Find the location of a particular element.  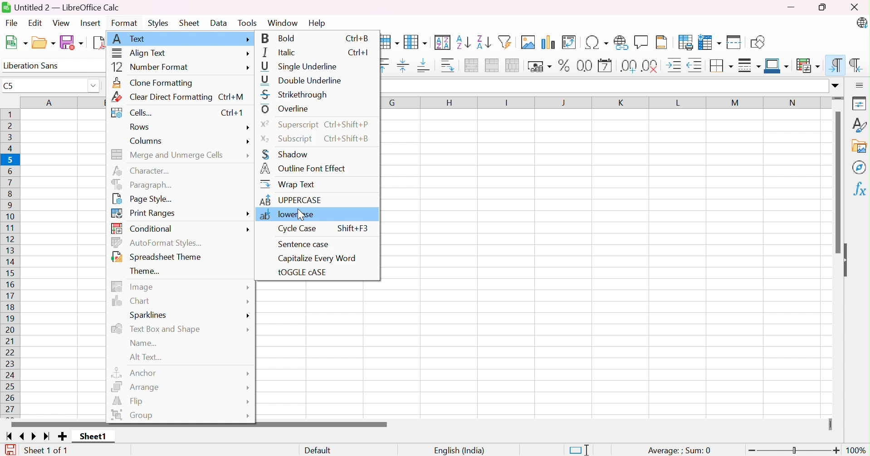

More is located at coordinates (248, 315).